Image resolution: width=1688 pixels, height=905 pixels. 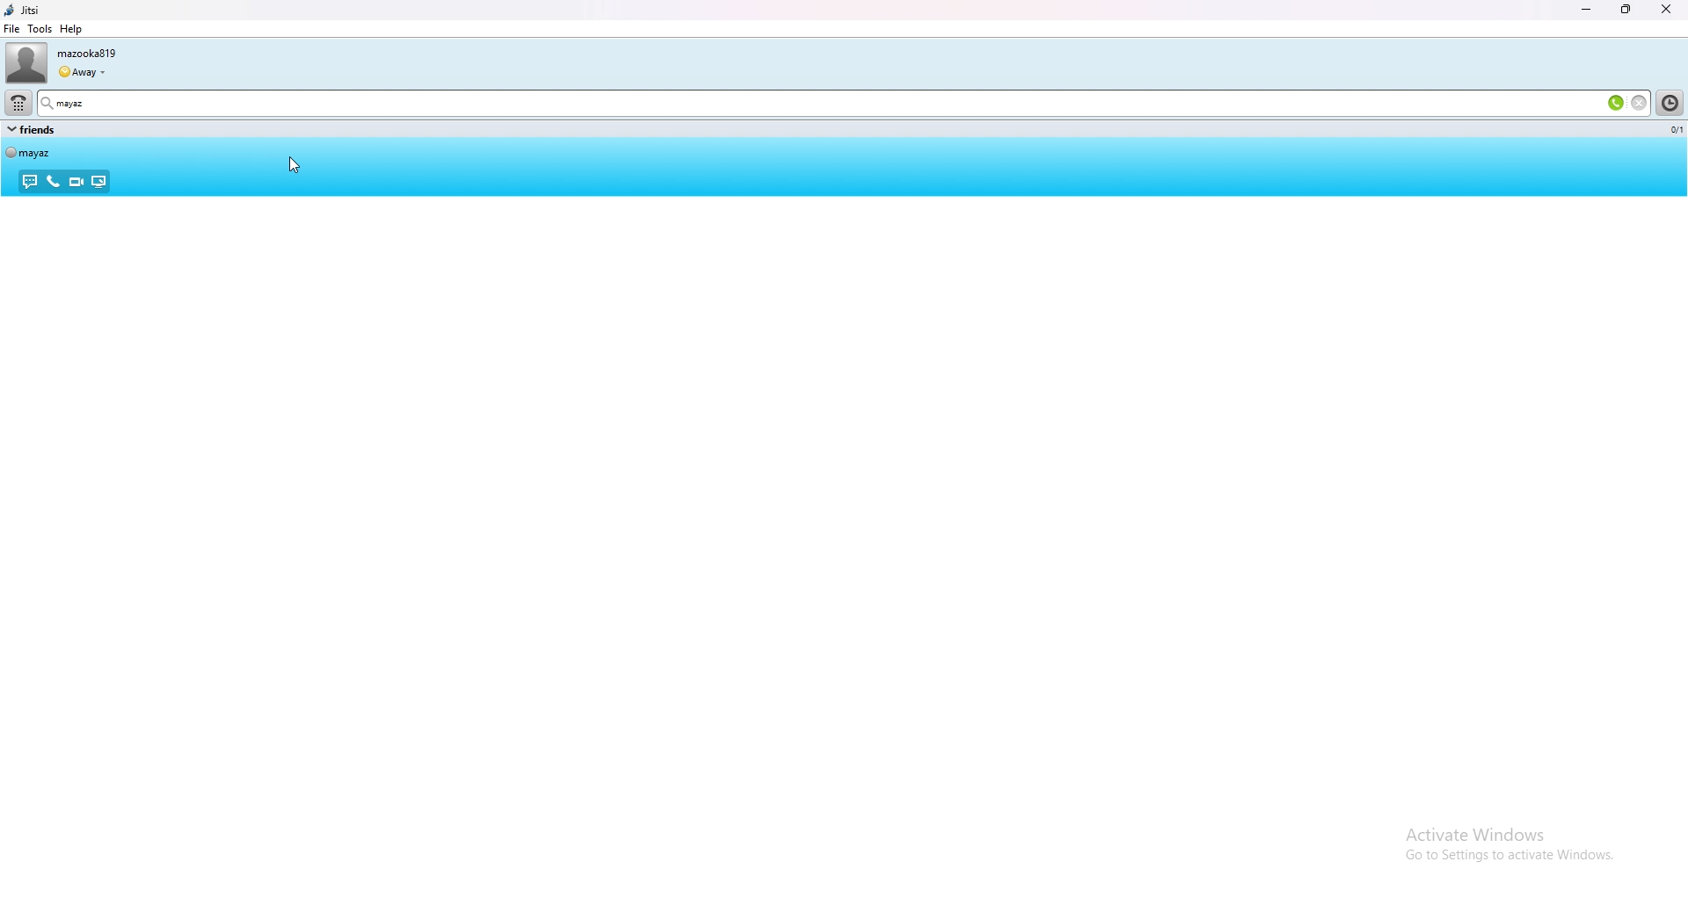 I want to click on mayaz, so click(x=98, y=102).